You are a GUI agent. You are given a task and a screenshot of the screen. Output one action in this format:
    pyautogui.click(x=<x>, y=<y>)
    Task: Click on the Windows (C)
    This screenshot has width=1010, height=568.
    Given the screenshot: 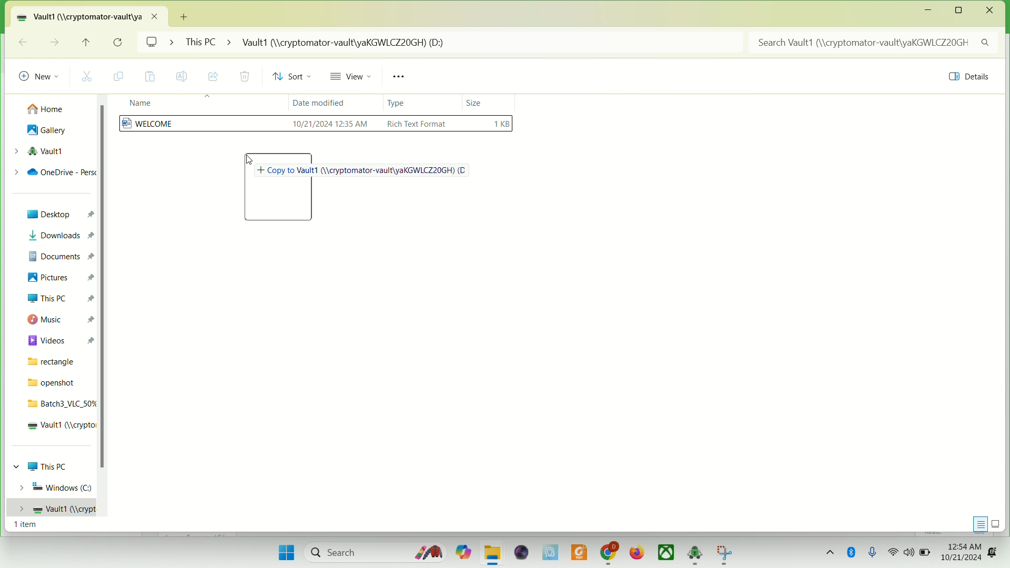 What is the action you would take?
    pyautogui.click(x=53, y=487)
    